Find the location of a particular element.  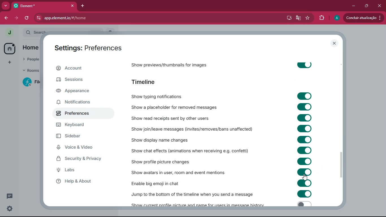

toggle on  is located at coordinates (304, 172).